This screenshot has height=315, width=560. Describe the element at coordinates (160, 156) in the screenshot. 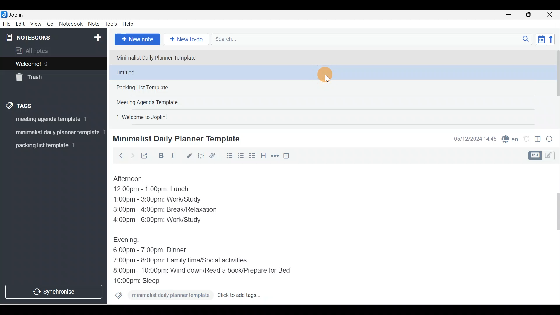

I see `Bold` at that location.